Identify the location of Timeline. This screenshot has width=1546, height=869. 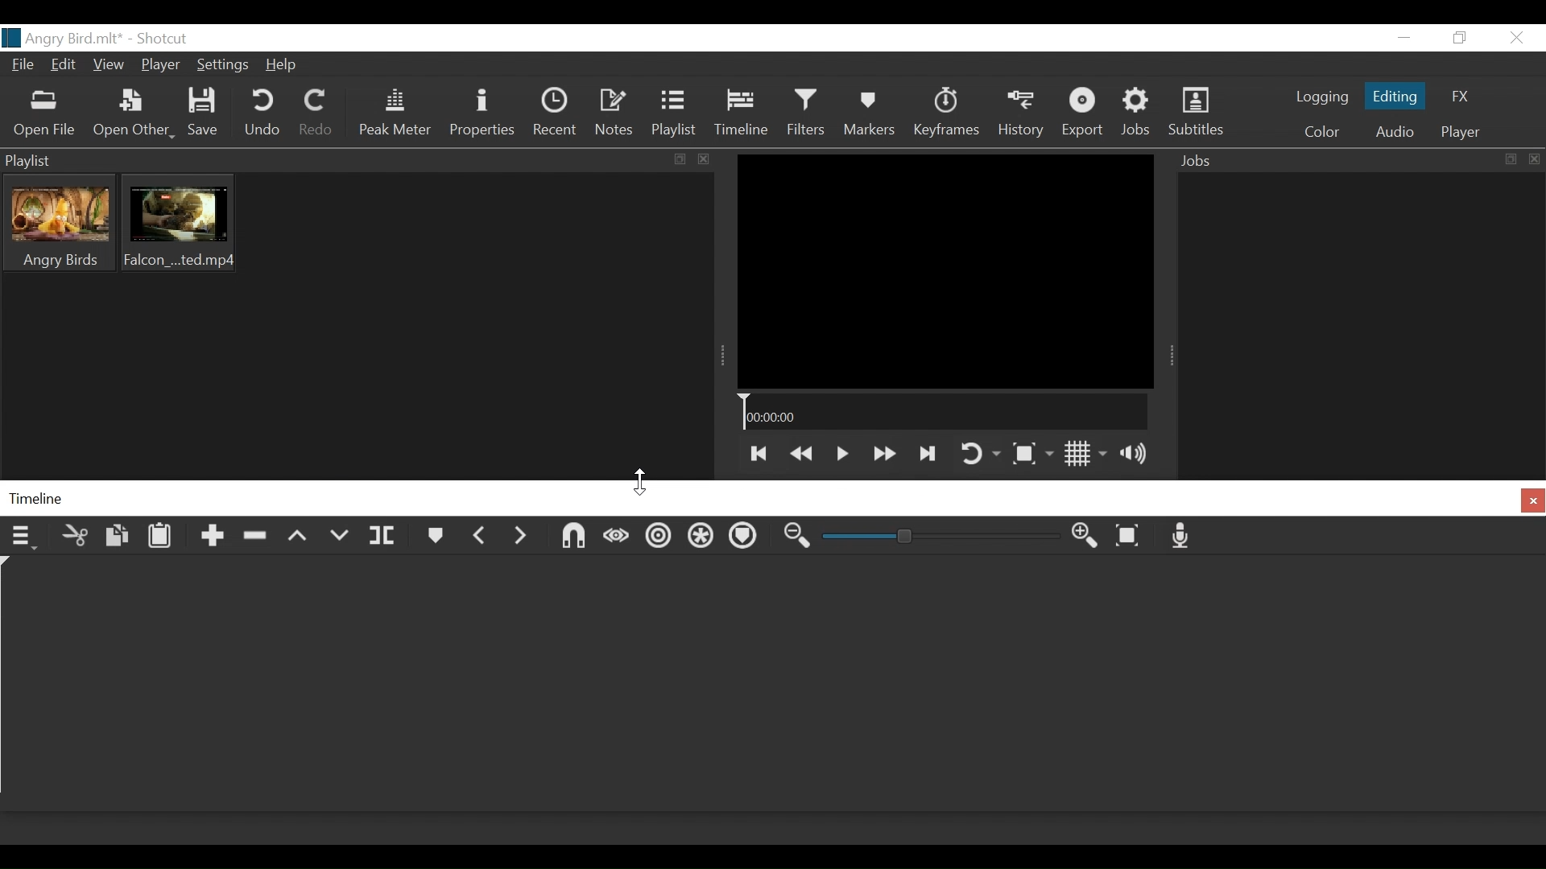
(745, 115).